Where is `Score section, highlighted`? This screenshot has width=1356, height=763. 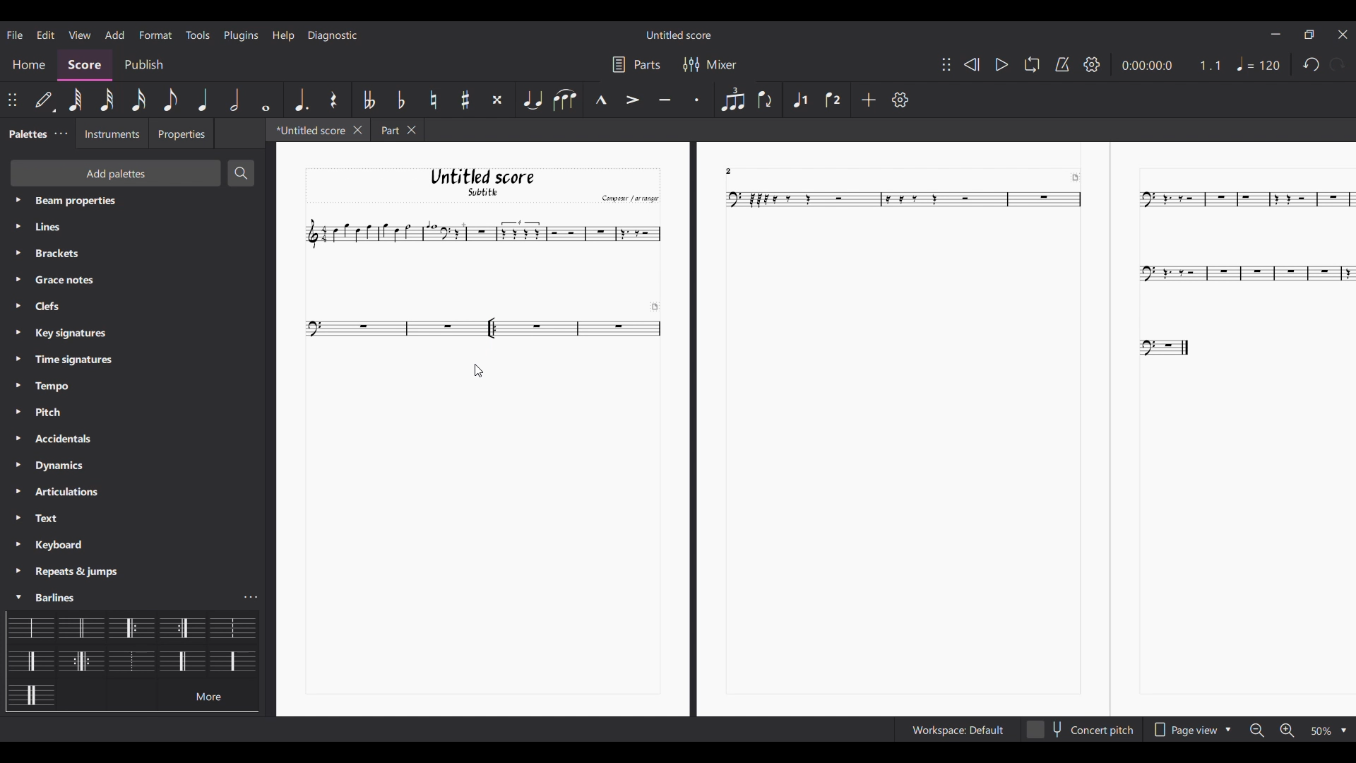
Score section, highlighted is located at coordinates (85, 66).